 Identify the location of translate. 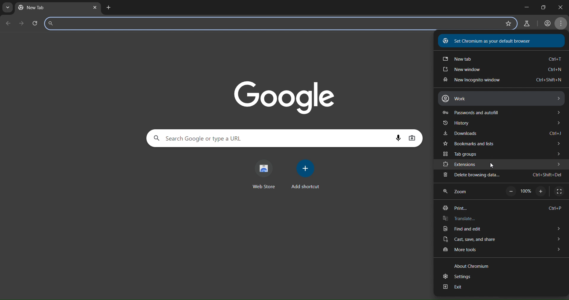
(460, 219).